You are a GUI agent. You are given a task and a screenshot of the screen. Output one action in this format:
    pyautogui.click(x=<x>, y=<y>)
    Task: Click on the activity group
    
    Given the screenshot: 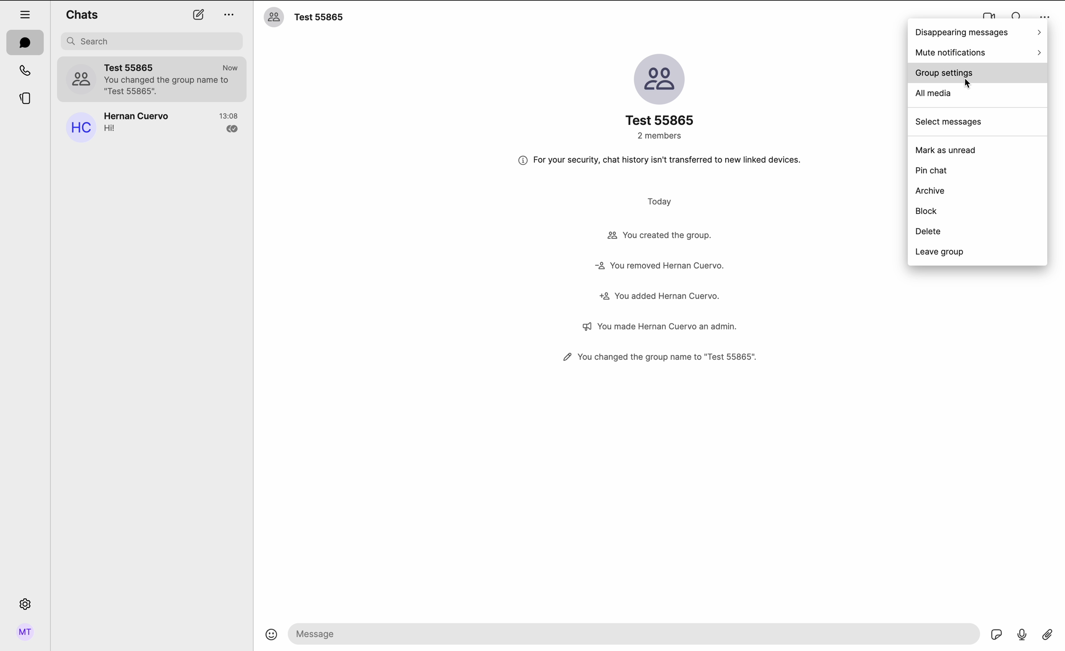 What is the action you would take?
    pyautogui.click(x=660, y=294)
    